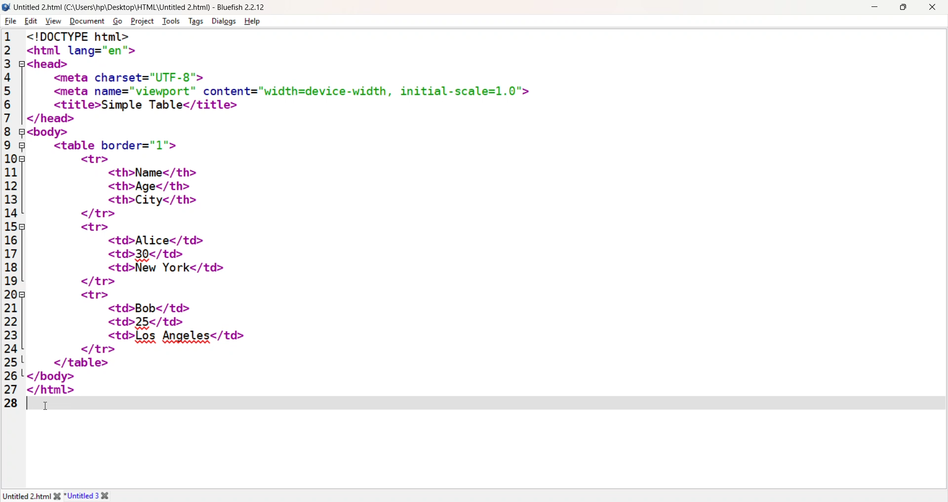 This screenshot has width=948, height=502. What do you see at coordinates (10, 21) in the screenshot?
I see `File` at bounding box center [10, 21].